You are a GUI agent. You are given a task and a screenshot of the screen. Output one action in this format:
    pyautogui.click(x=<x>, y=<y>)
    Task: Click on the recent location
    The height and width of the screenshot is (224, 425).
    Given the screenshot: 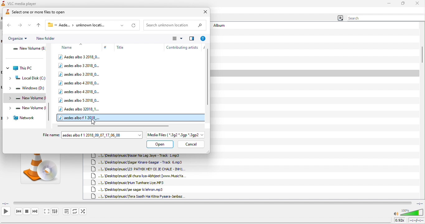 What is the action you would take?
    pyautogui.click(x=31, y=26)
    